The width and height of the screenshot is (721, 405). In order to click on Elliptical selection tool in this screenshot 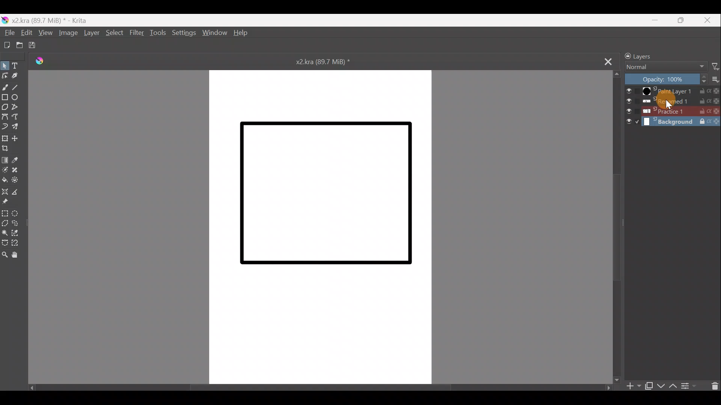, I will do `click(18, 213)`.